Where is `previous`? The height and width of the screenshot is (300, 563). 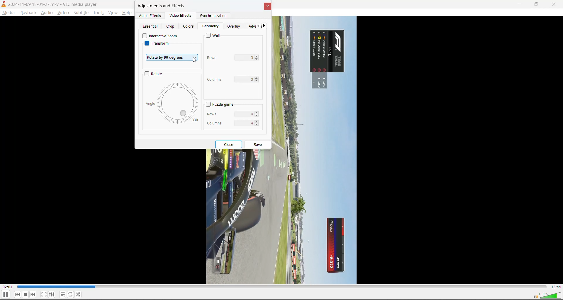
previous is located at coordinates (18, 294).